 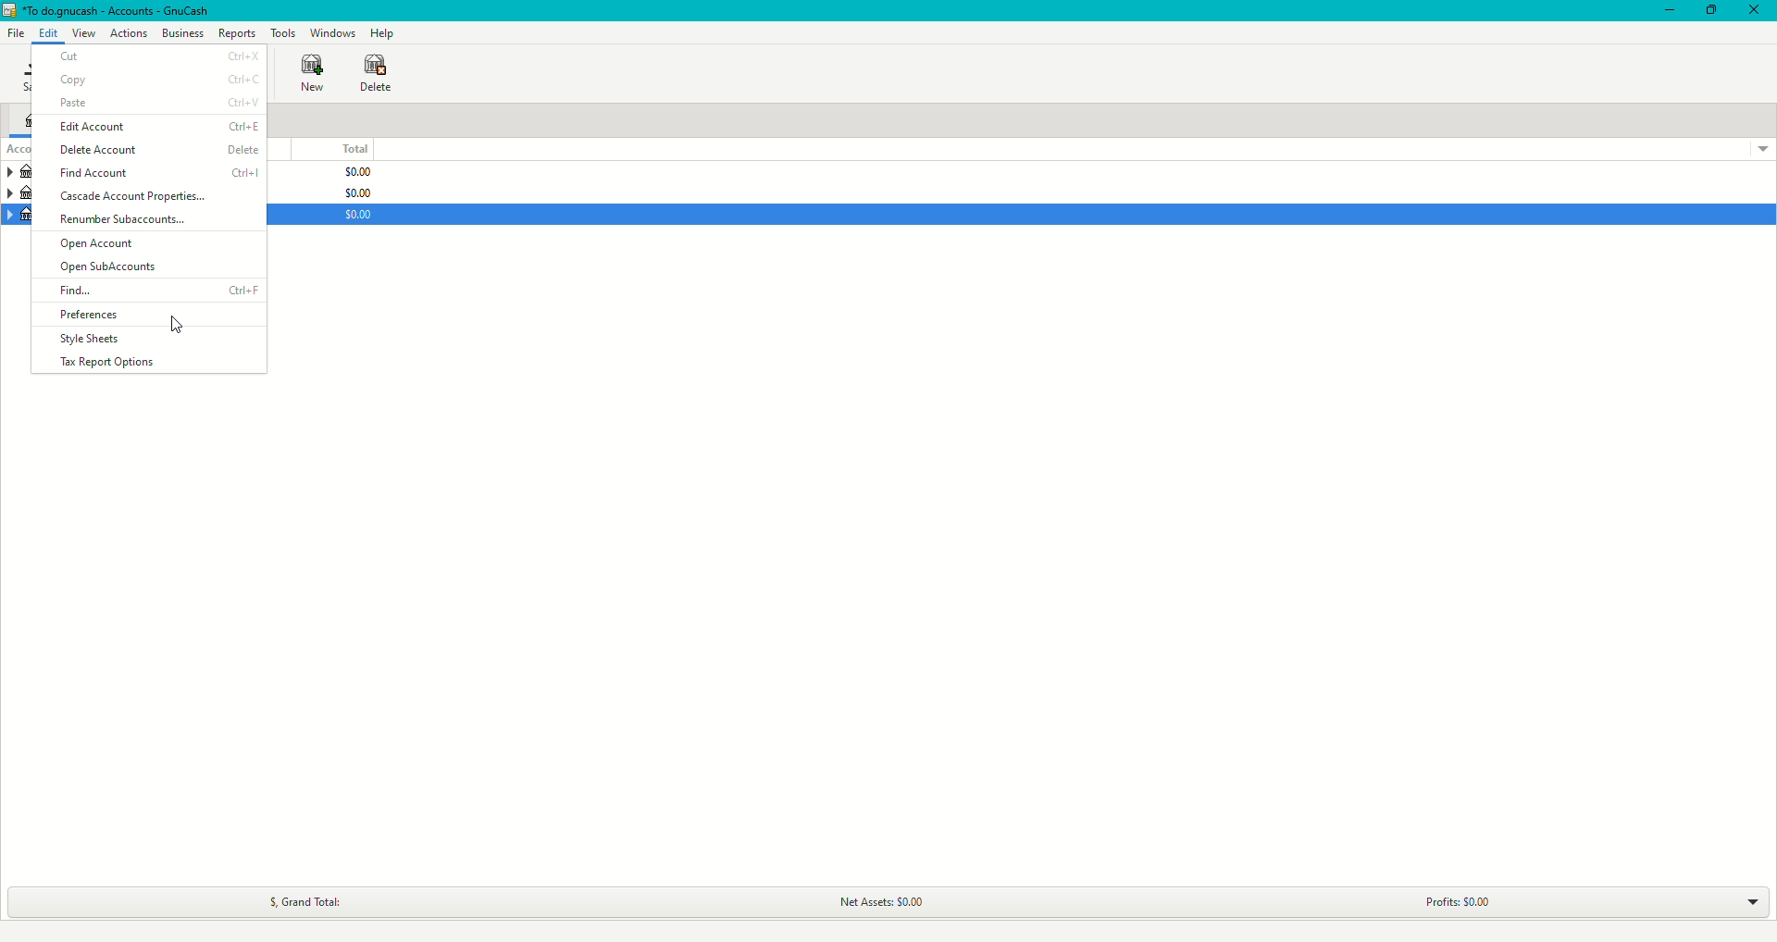 I want to click on Actions, so click(x=130, y=33).